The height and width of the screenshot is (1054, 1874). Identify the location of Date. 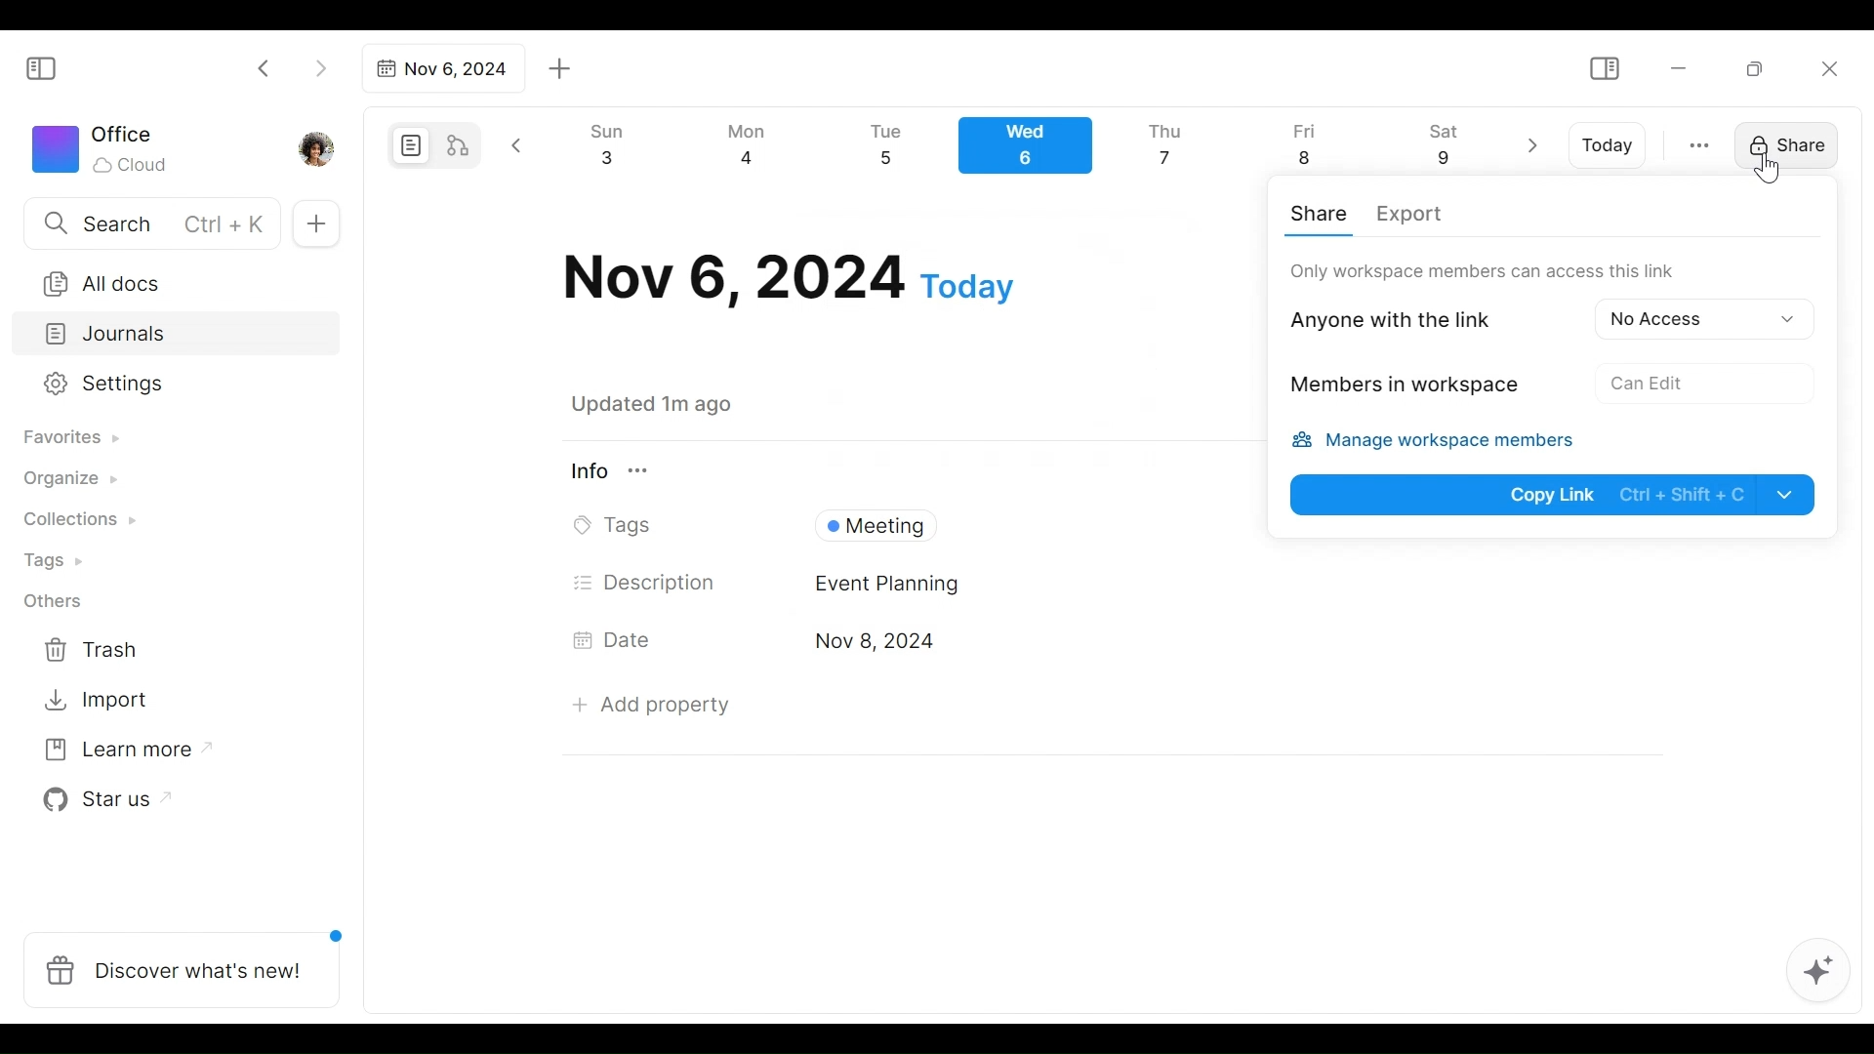
(789, 278).